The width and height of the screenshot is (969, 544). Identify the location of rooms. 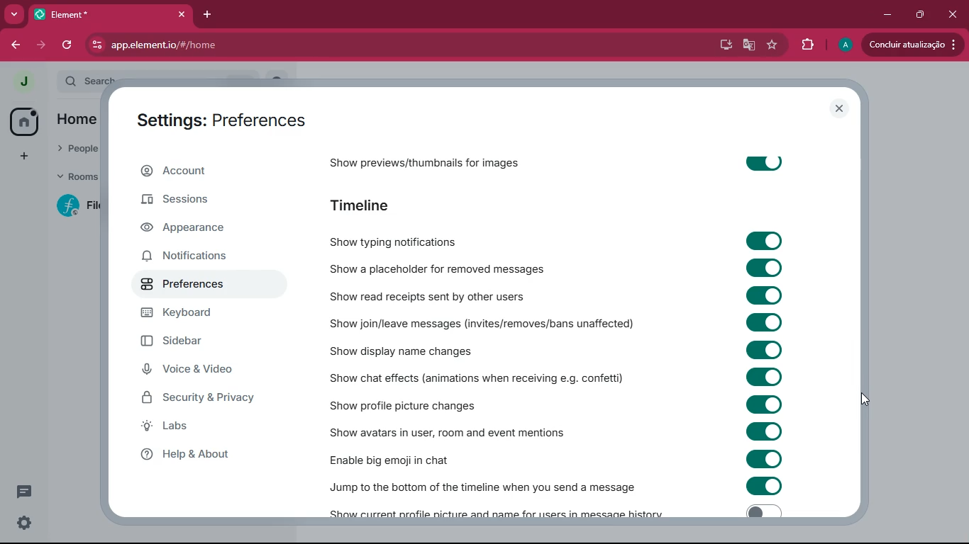
(77, 177).